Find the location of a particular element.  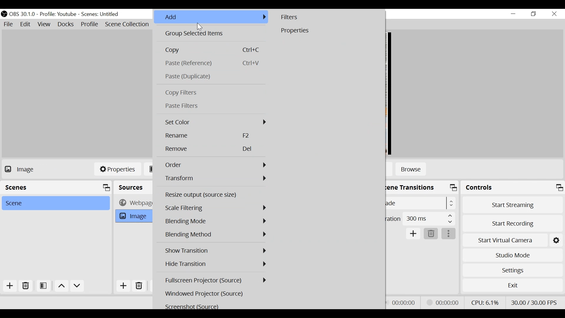

Delete is located at coordinates (25, 286).